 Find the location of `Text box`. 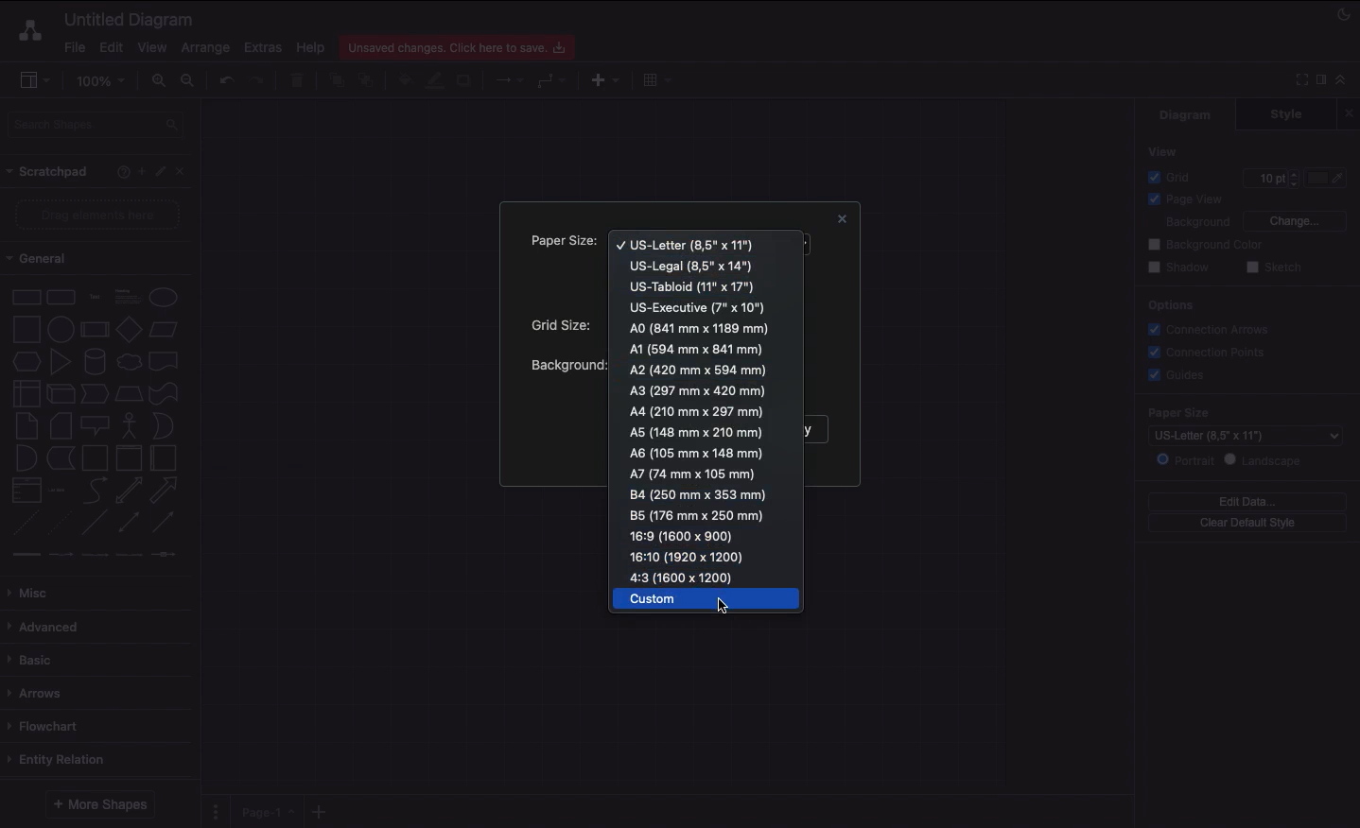

Text box is located at coordinates (126, 297).